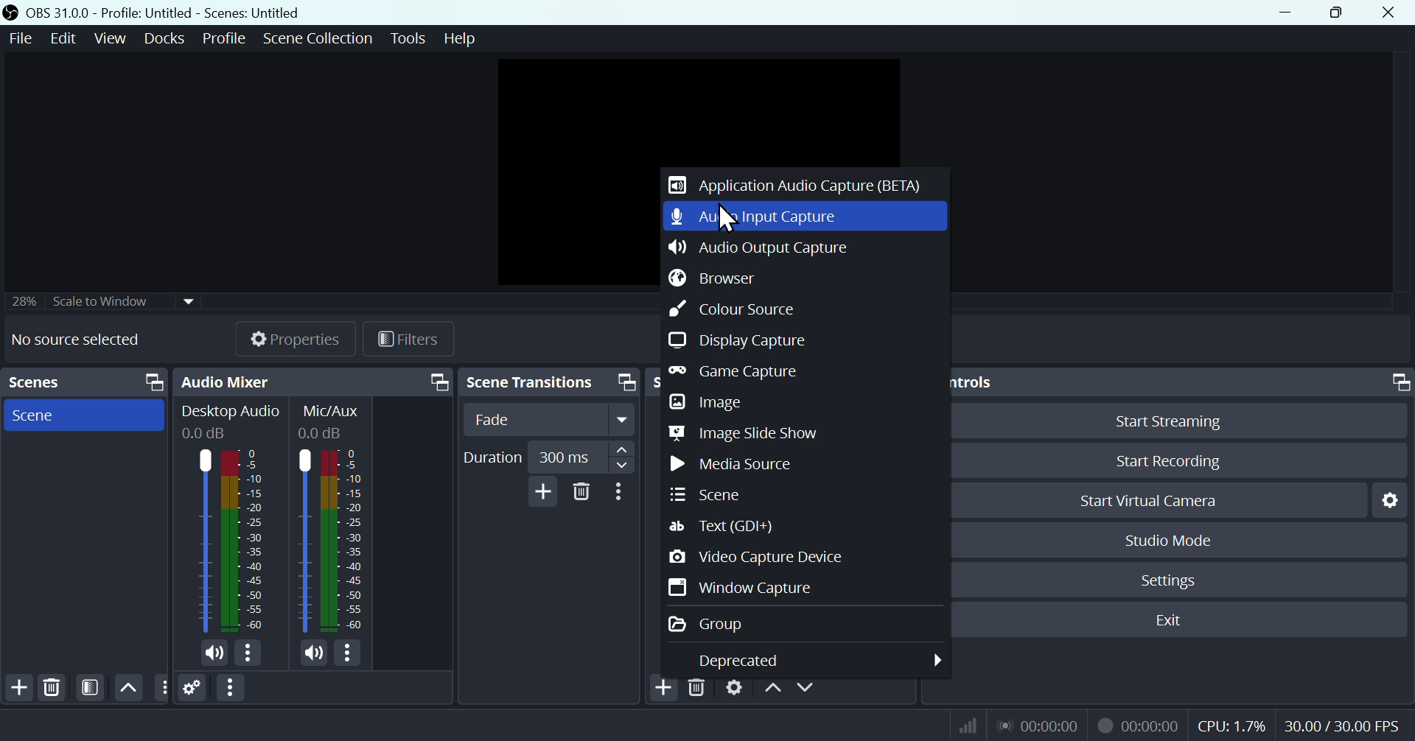 The width and height of the screenshot is (1415, 741). I want to click on Scenes, so click(83, 382).